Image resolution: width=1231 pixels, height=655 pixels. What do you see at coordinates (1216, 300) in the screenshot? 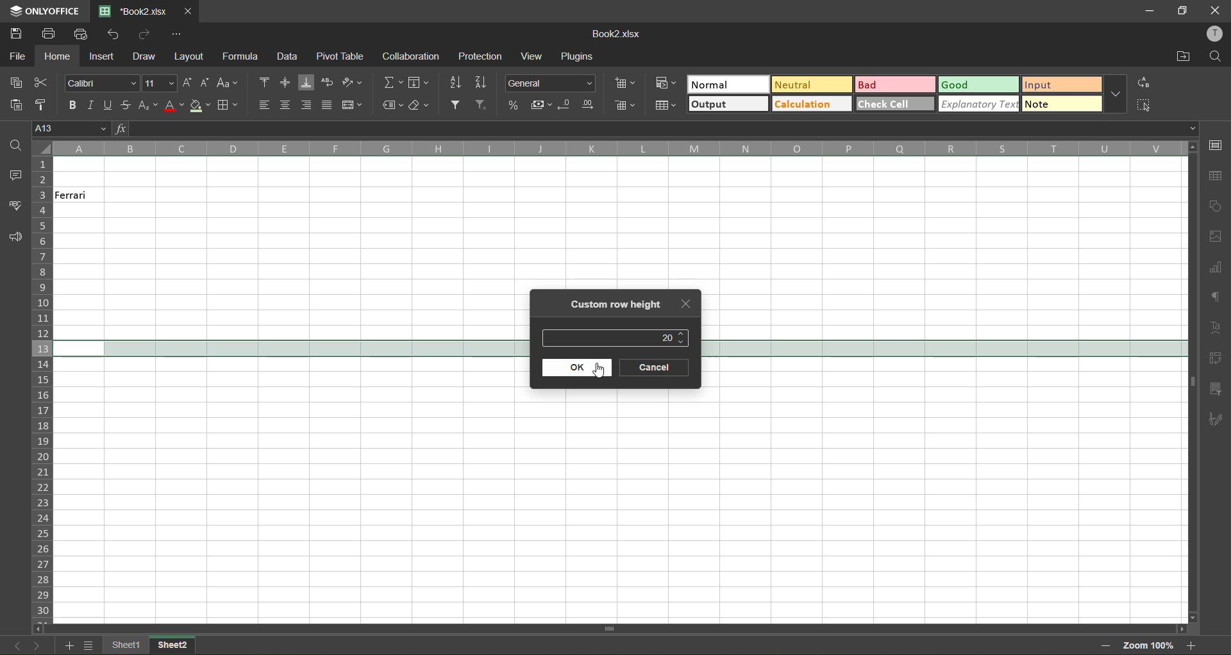
I see `paragraph` at bounding box center [1216, 300].